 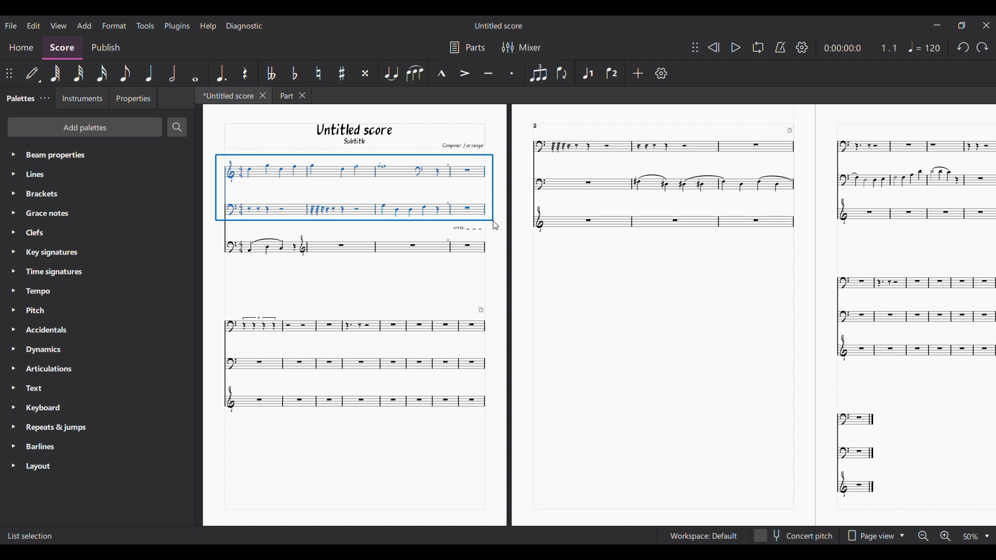 I want to click on , so click(x=11, y=331).